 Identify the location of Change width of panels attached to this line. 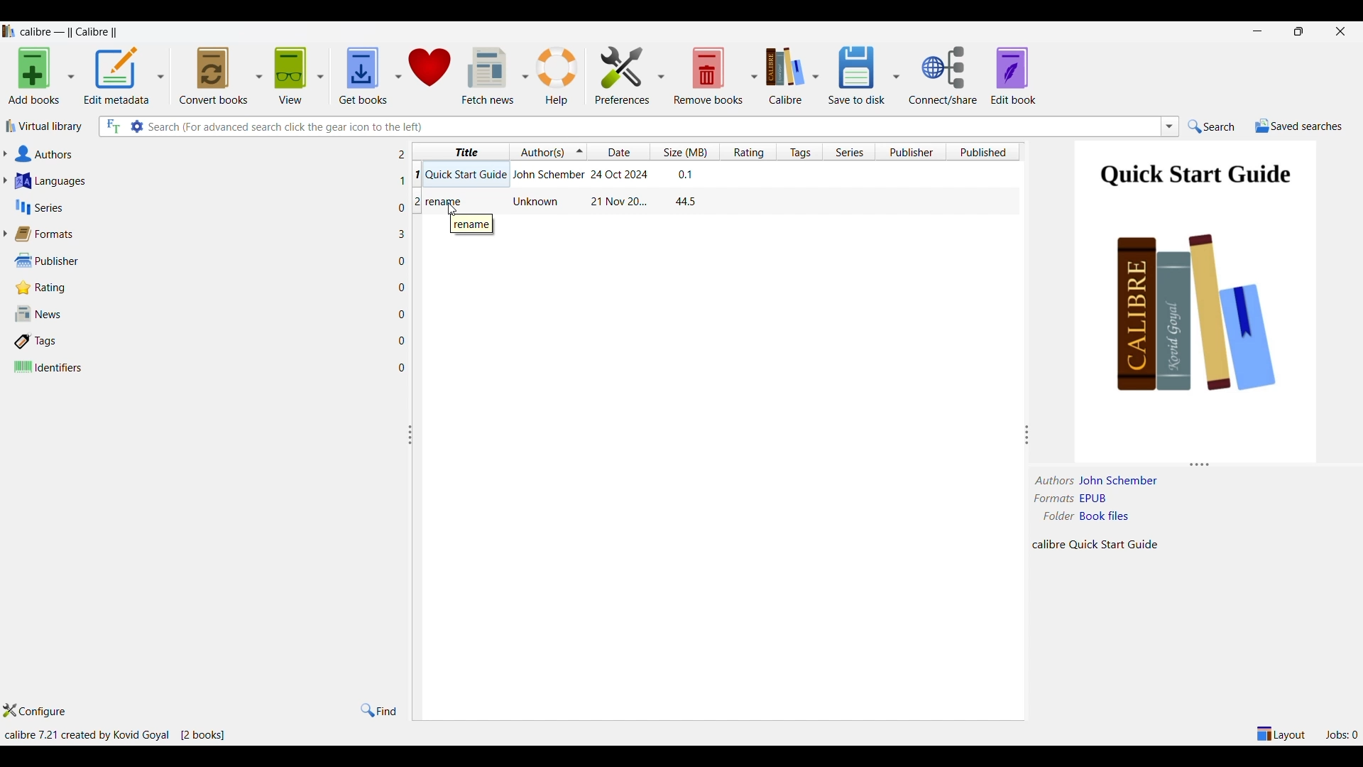
(1023, 426).